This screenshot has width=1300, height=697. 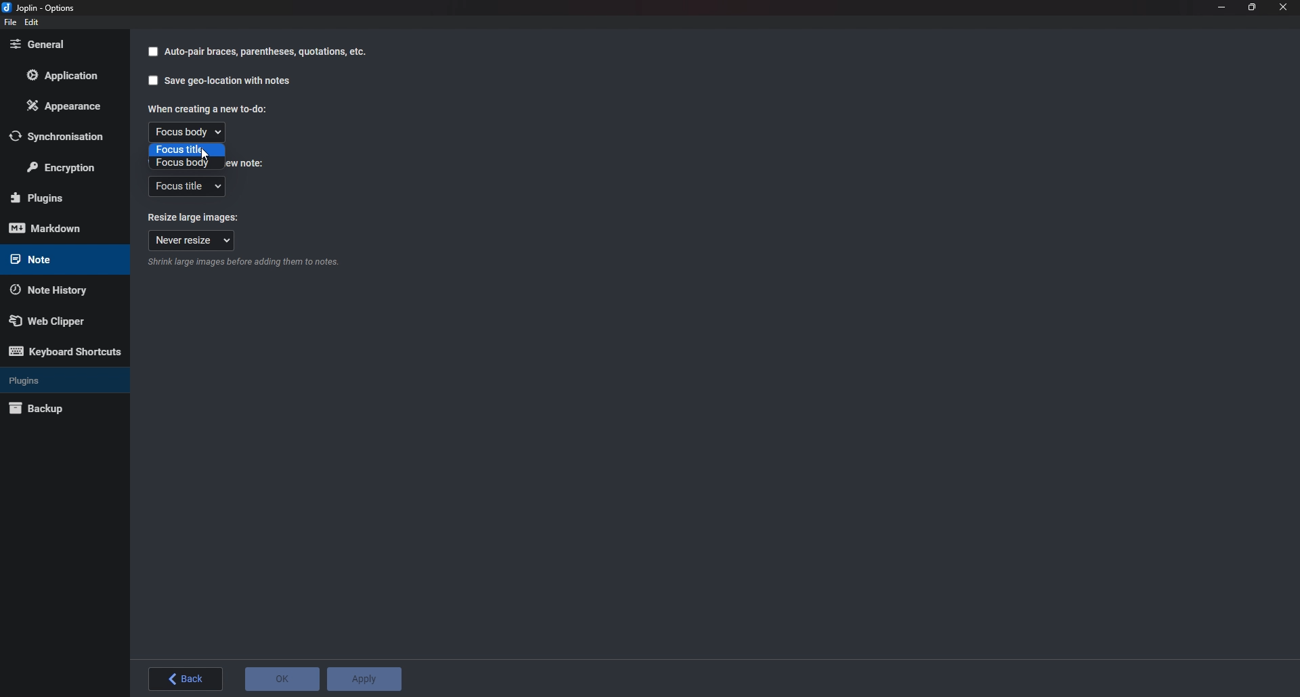 What do you see at coordinates (60, 229) in the screenshot?
I see `mark down` at bounding box center [60, 229].